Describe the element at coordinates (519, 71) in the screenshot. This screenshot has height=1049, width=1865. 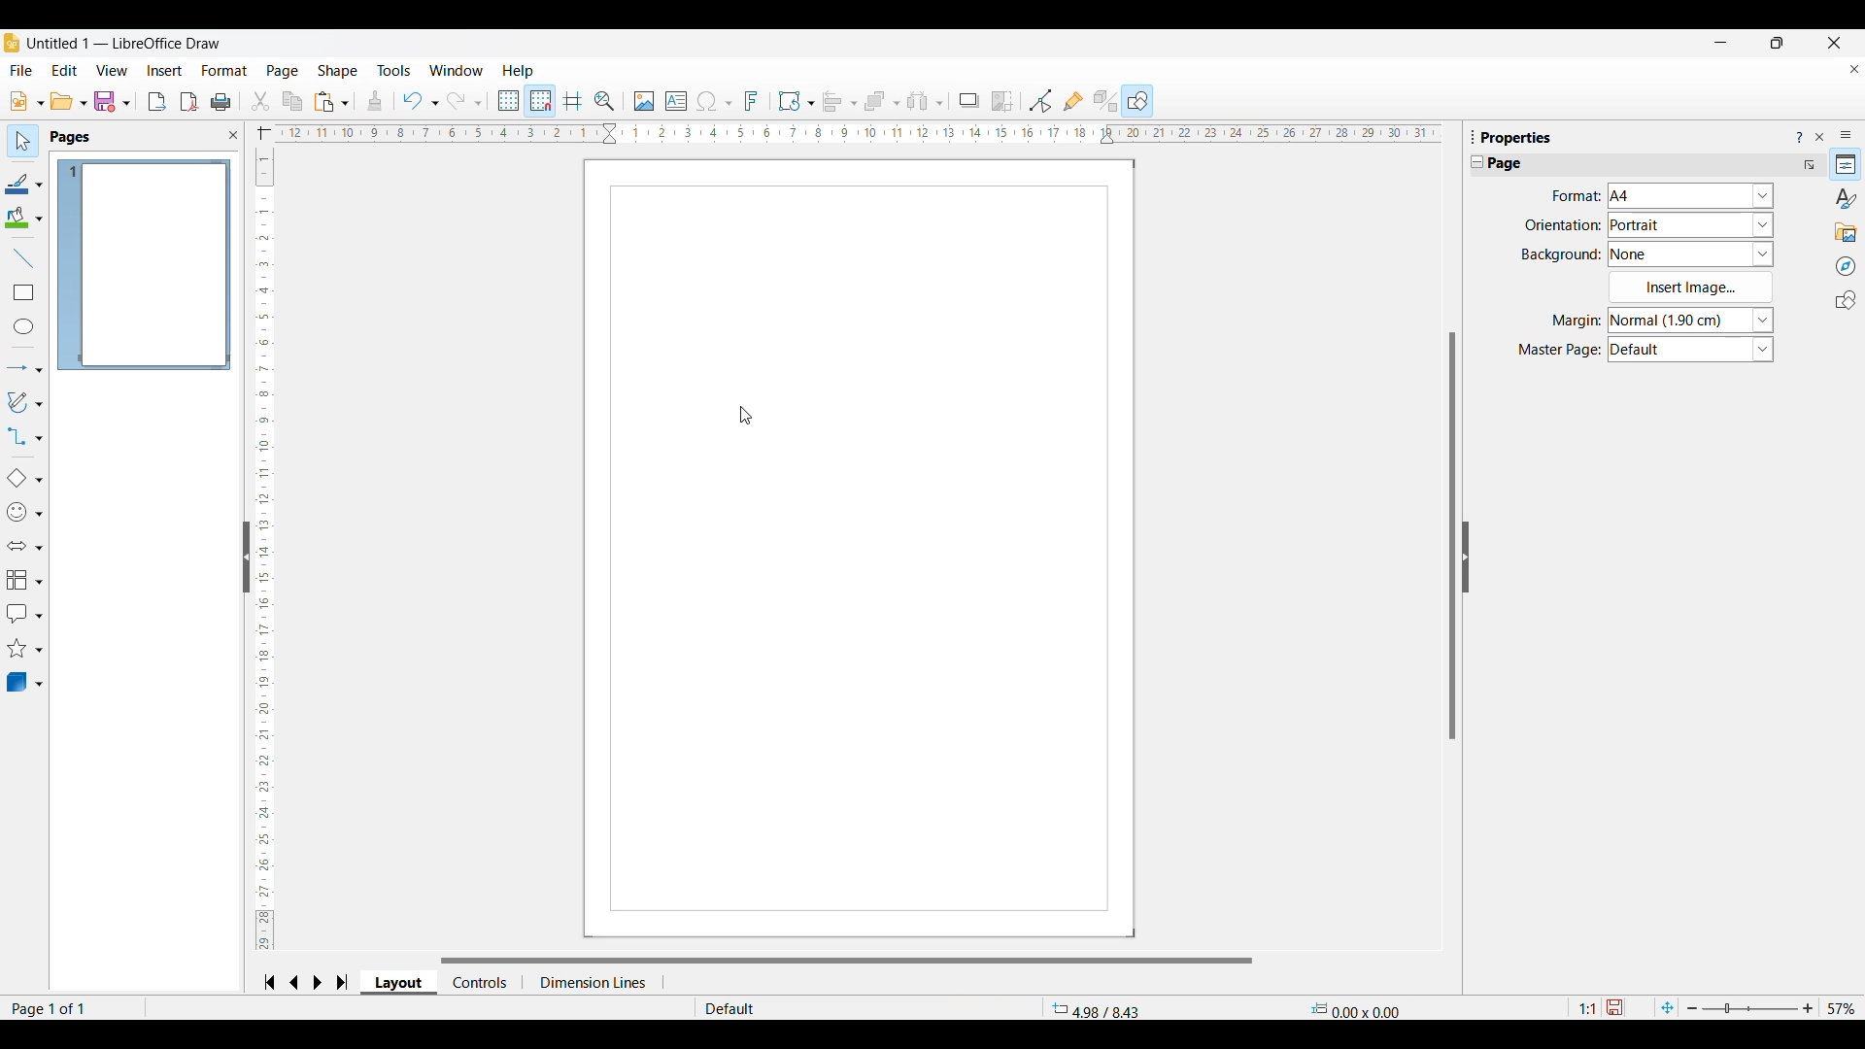
I see `Help menu` at that location.